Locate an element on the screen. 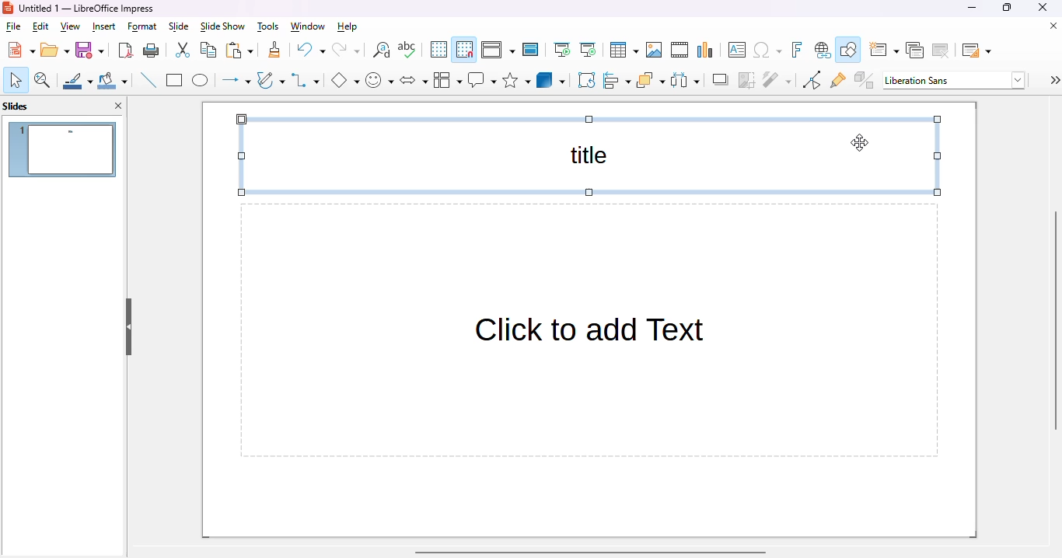 Image resolution: width=1062 pixels, height=558 pixels. check spelling is located at coordinates (407, 49).